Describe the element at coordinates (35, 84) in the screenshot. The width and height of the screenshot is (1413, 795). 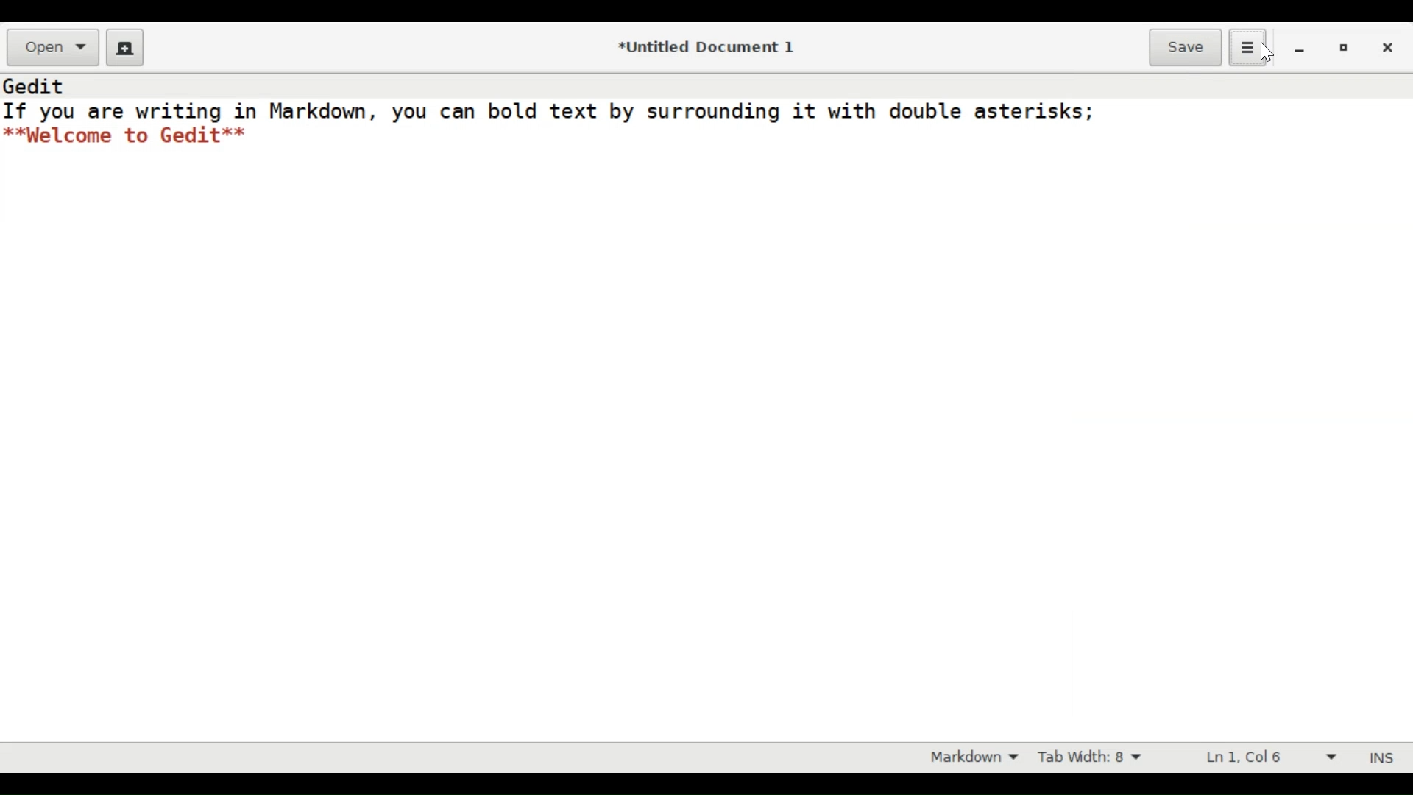
I see `Gedit` at that location.